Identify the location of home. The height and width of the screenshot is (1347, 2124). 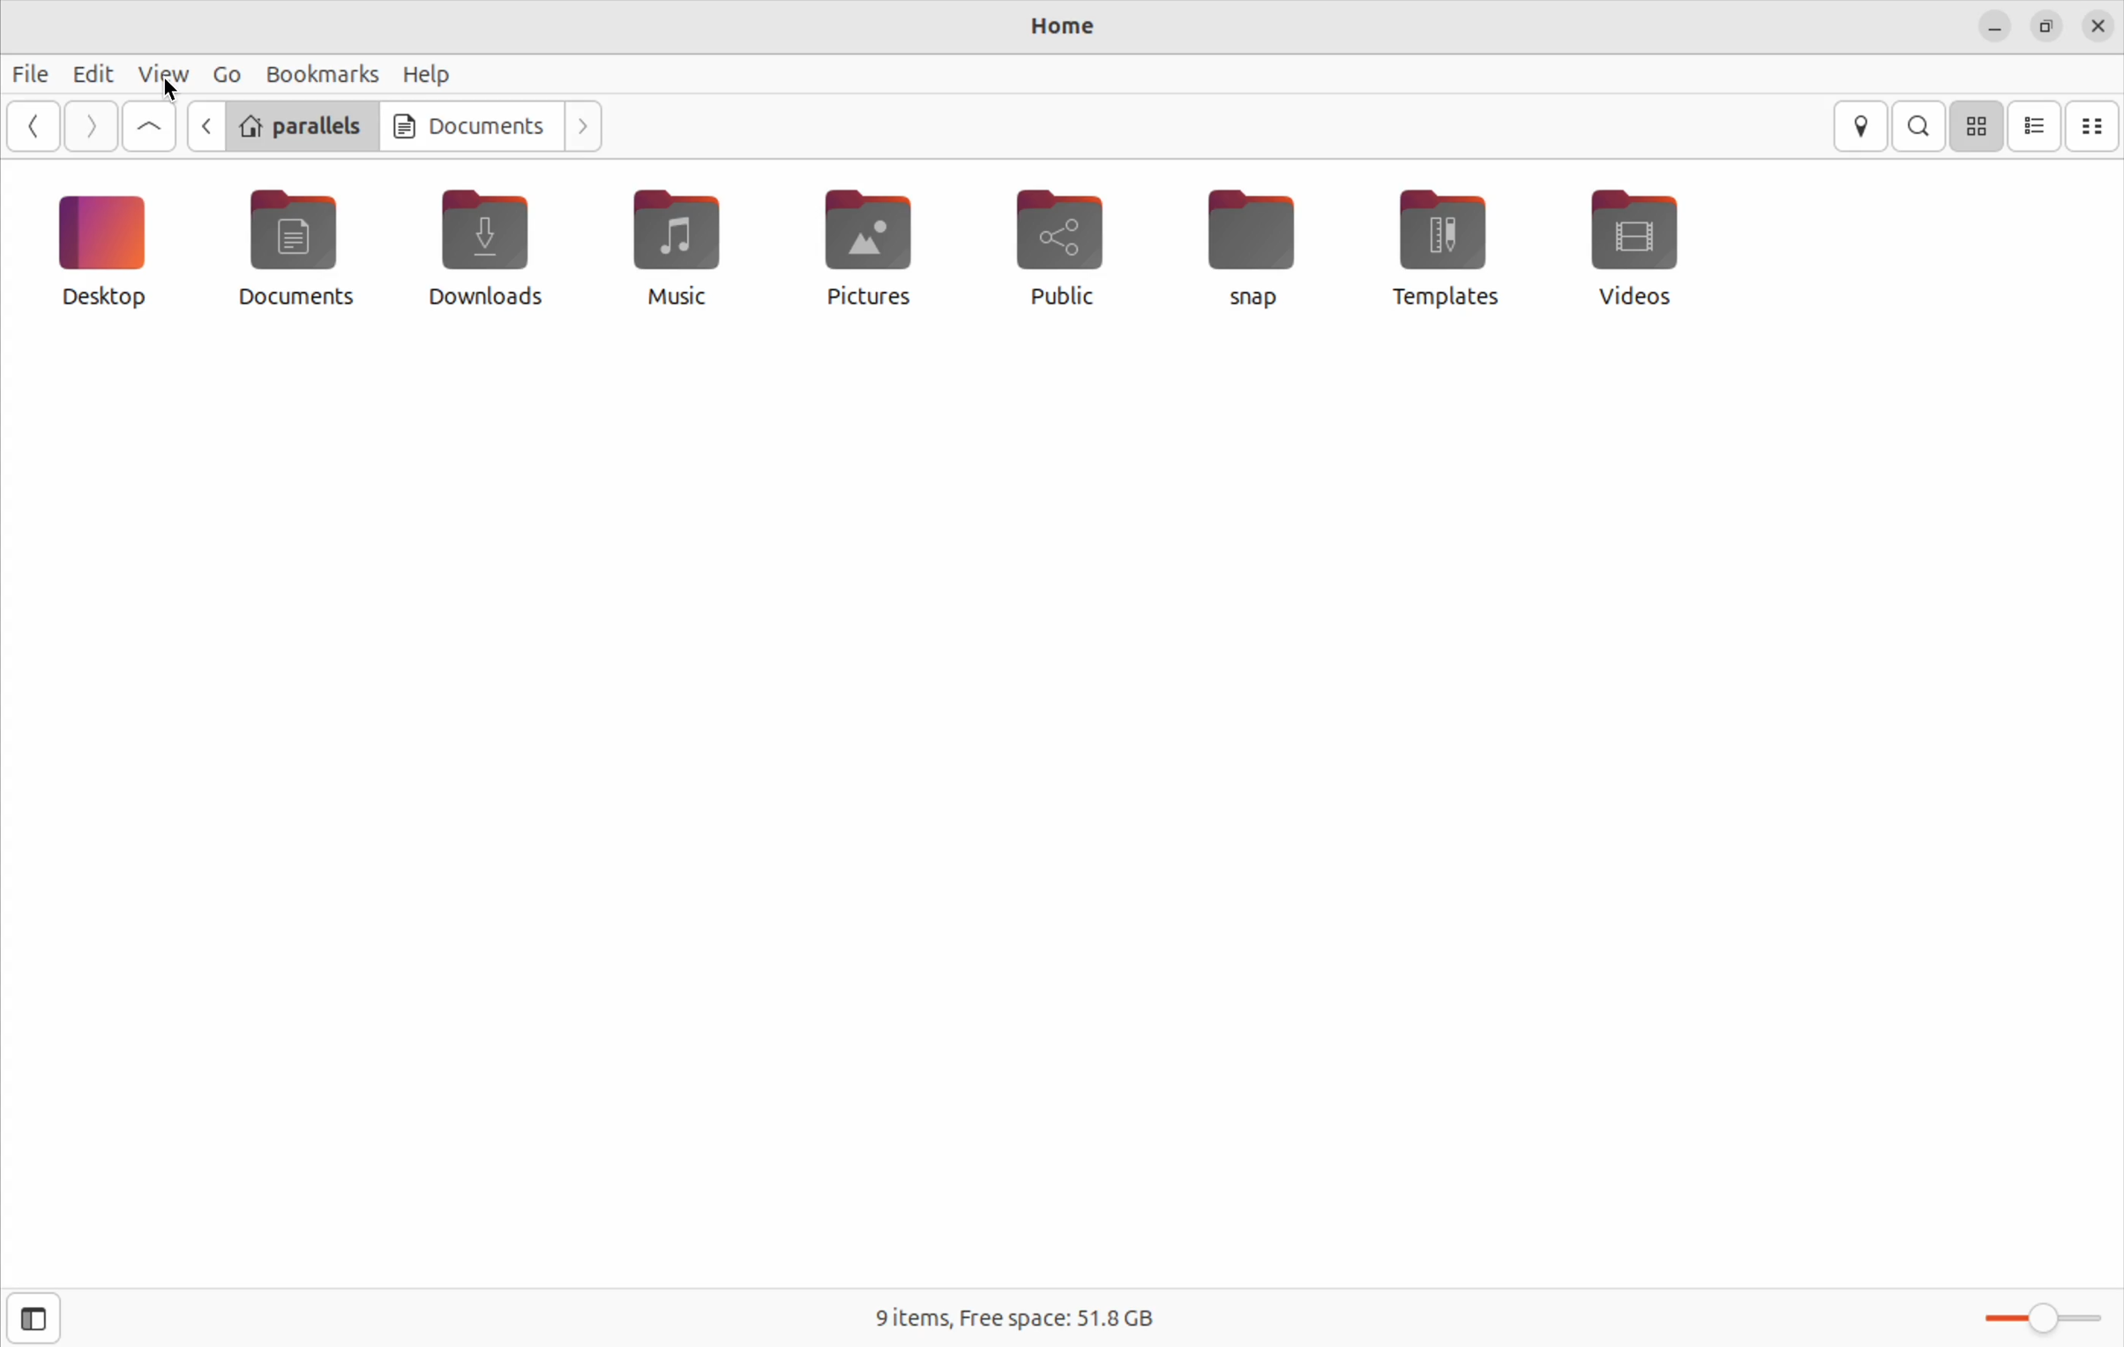
(1068, 28).